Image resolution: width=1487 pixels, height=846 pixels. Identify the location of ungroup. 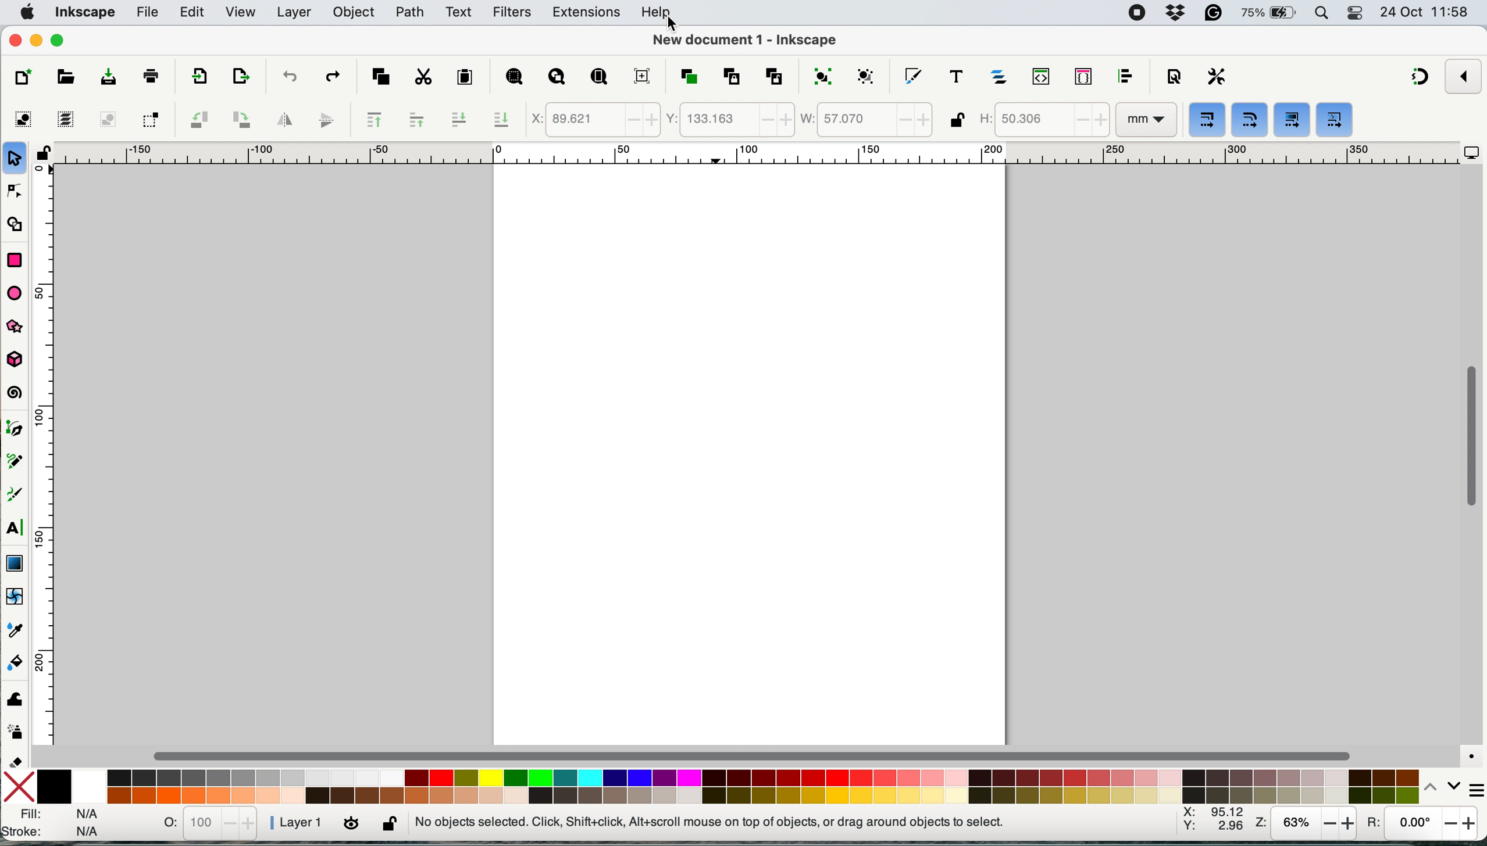
(863, 77).